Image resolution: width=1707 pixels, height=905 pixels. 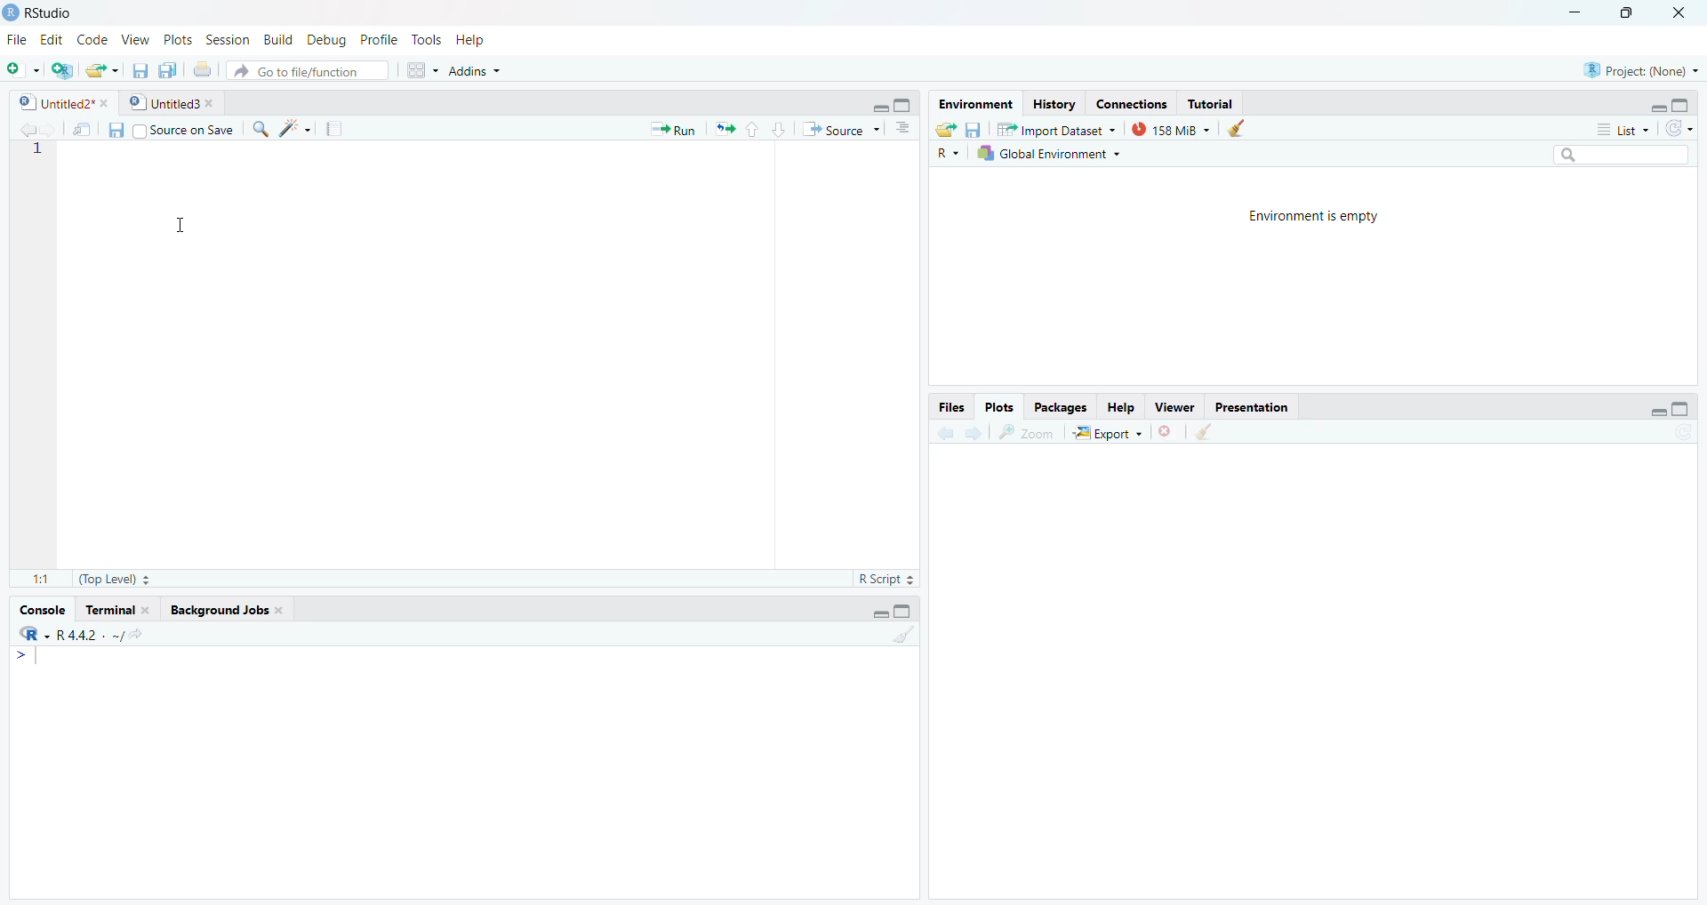 I want to click on 156 mb, so click(x=1172, y=129).